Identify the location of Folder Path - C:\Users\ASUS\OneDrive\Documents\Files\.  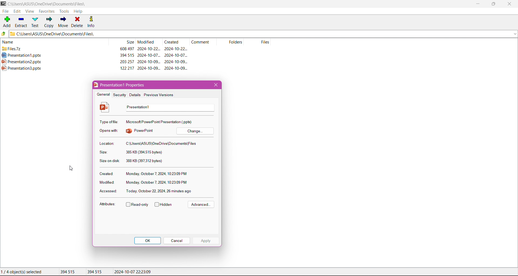
(49, 3).